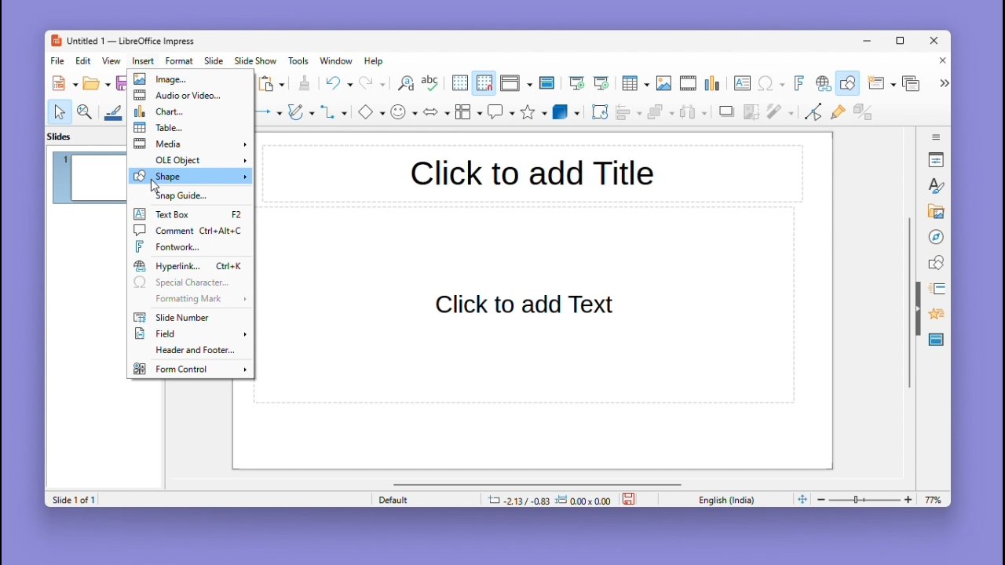 The height and width of the screenshot is (565, 1005). I want to click on Snap GUIDE, so click(186, 195).